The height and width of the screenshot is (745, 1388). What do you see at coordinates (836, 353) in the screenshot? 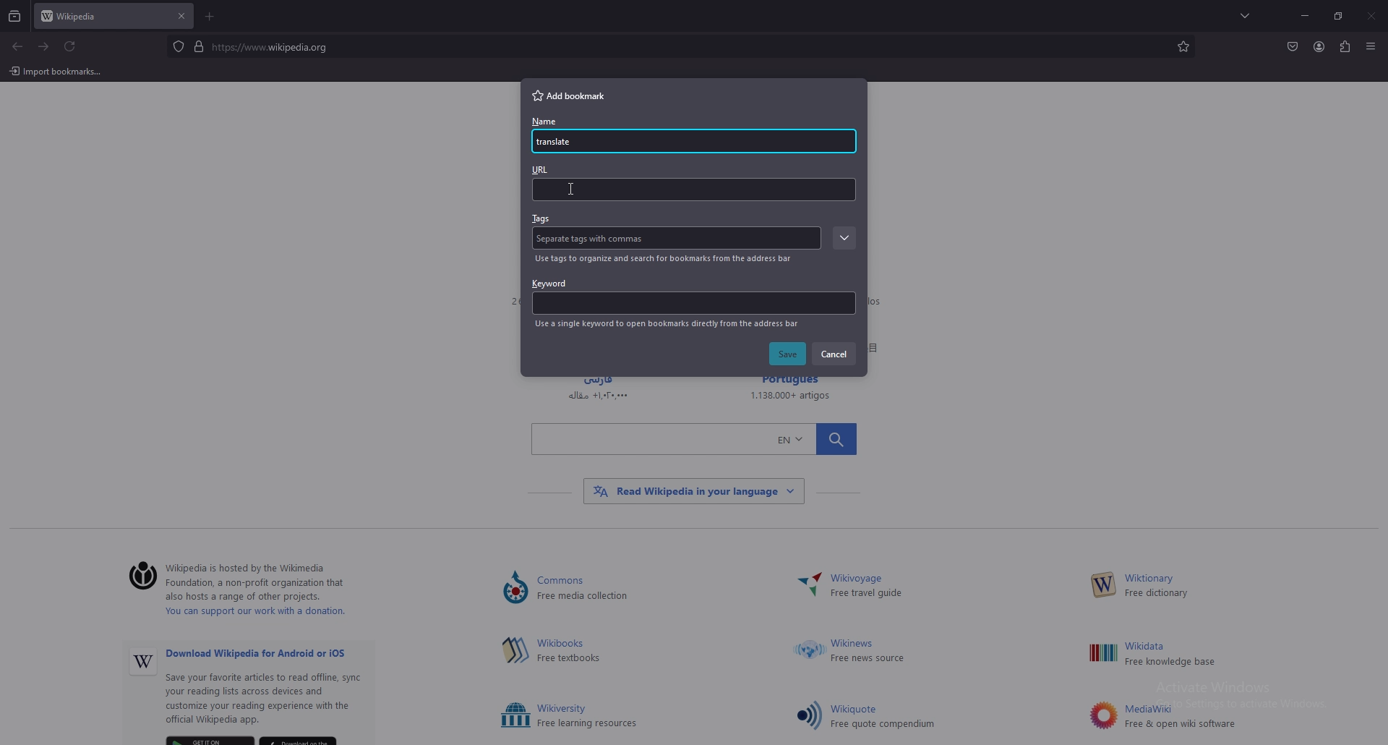
I see `cancel` at bounding box center [836, 353].